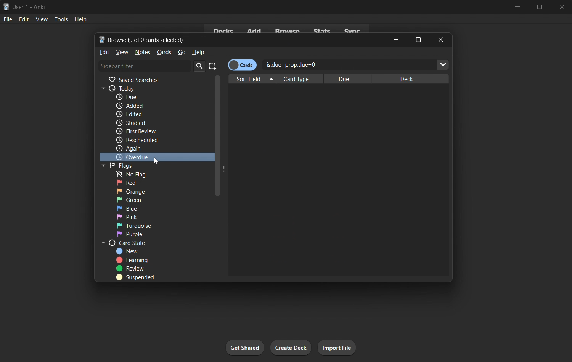  Describe the element at coordinates (199, 66) in the screenshot. I see `search` at that location.